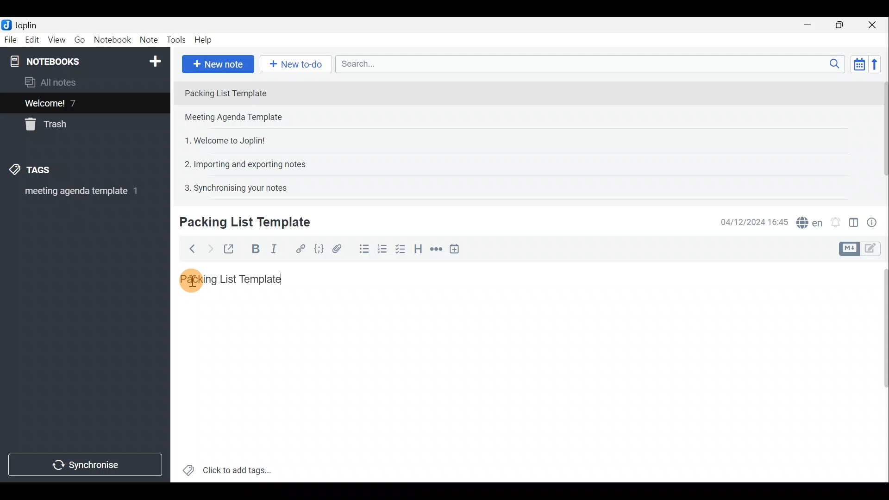 The width and height of the screenshot is (889, 500). I want to click on Notebook, so click(84, 60).